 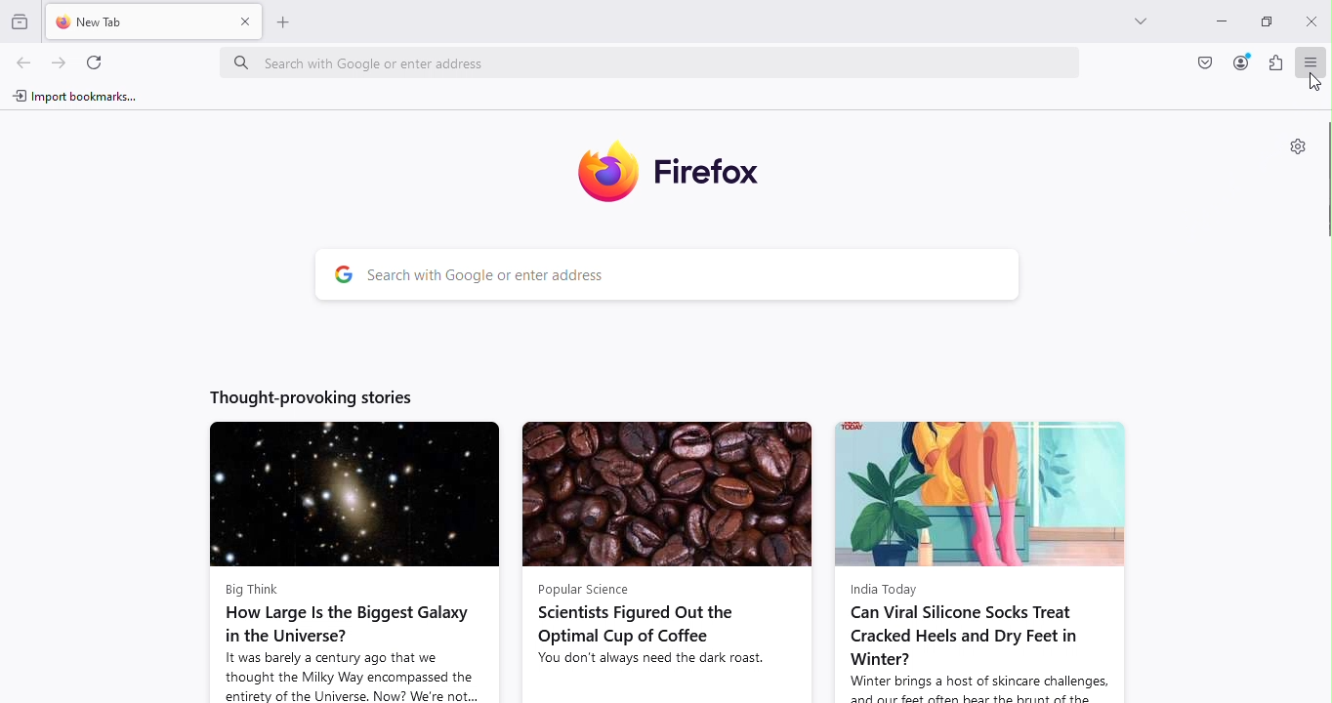 I want to click on View recent browsing across windows and devices, so click(x=21, y=20).